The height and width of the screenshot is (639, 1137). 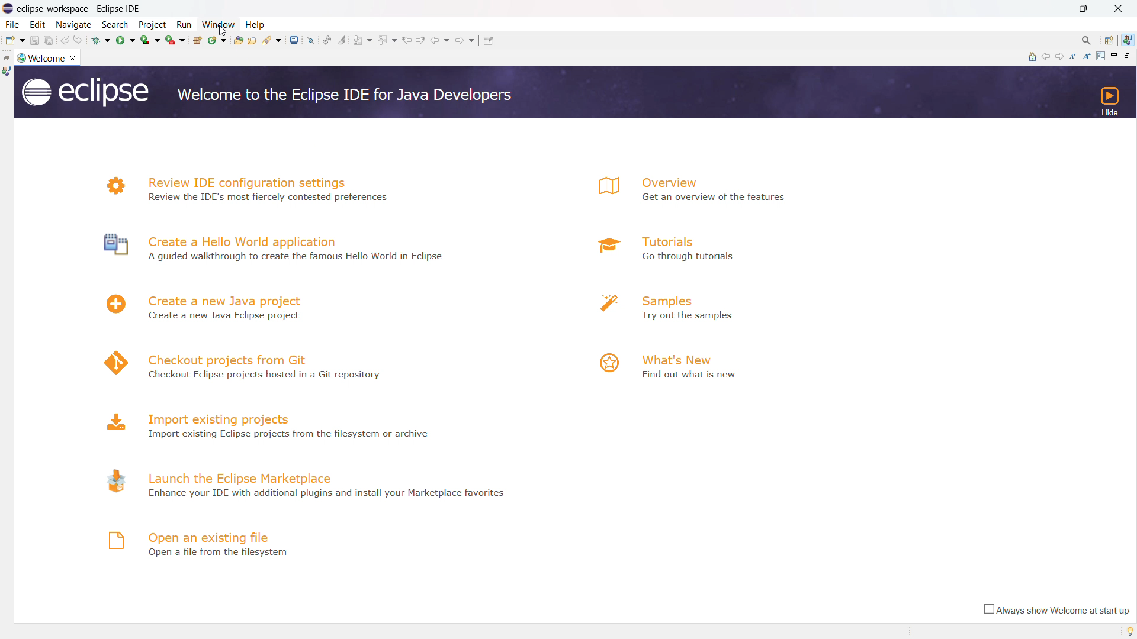 I want to click on save all, so click(x=49, y=40).